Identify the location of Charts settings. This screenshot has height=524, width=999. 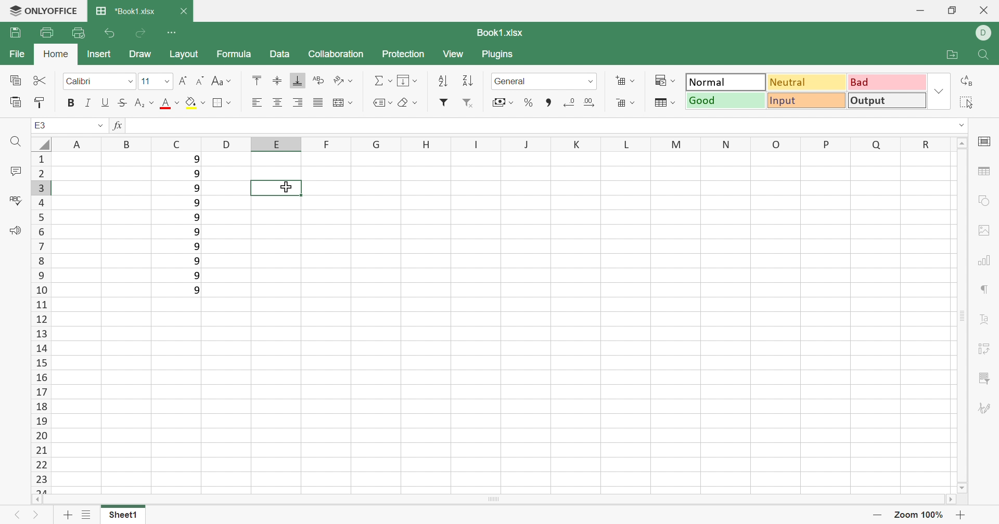
(986, 261).